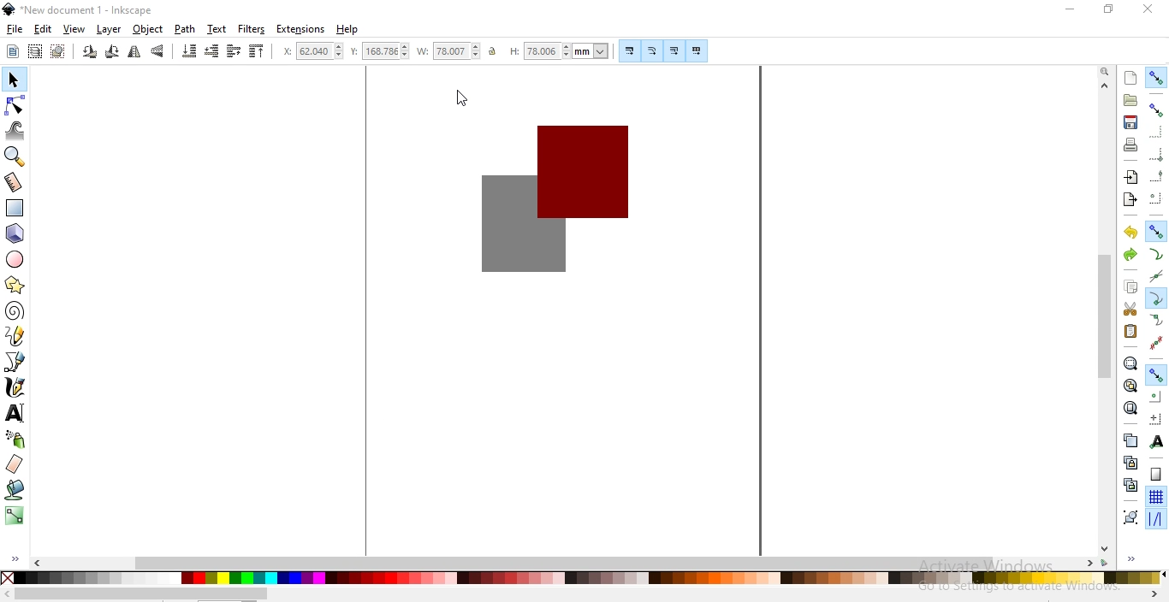 The height and width of the screenshot is (602, 1169). What do you see at coordinates (14, 81) in the screenshot?
I see `select and transform objects` at bounding box center [14, 81].